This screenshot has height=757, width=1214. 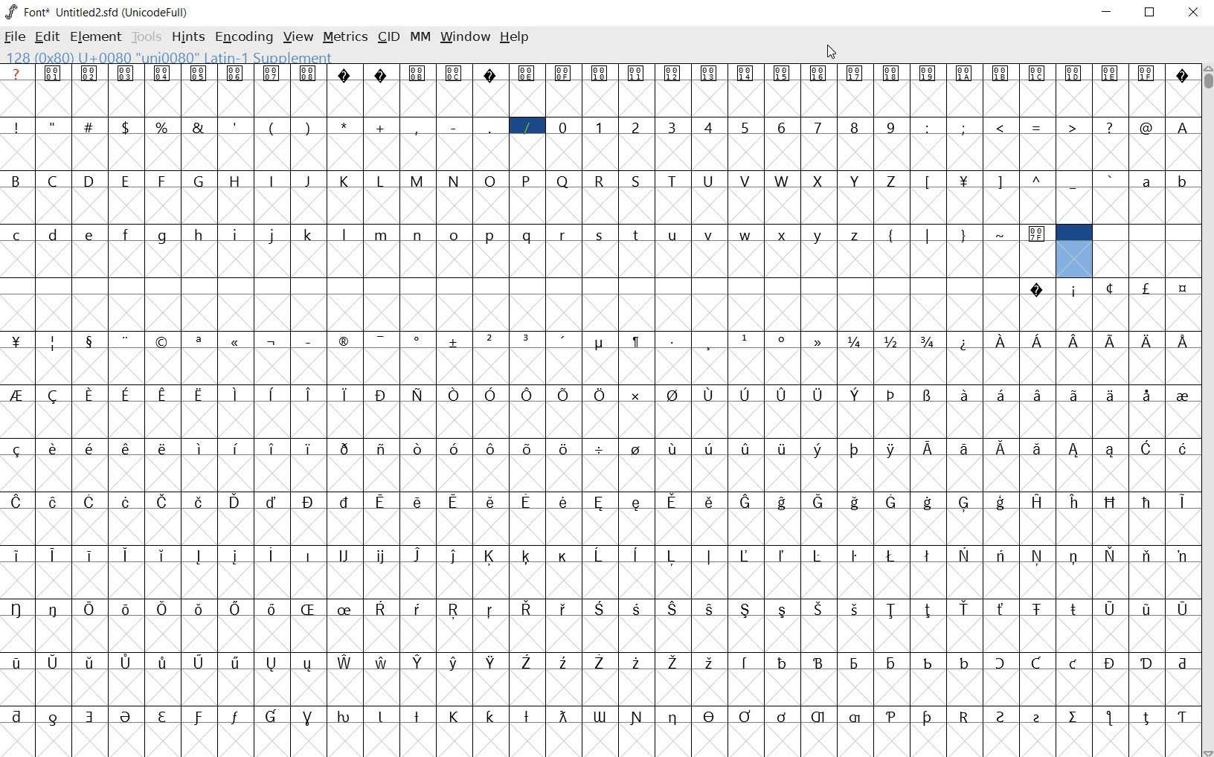 I want to click on Symbol, so click(x=634, y=556).